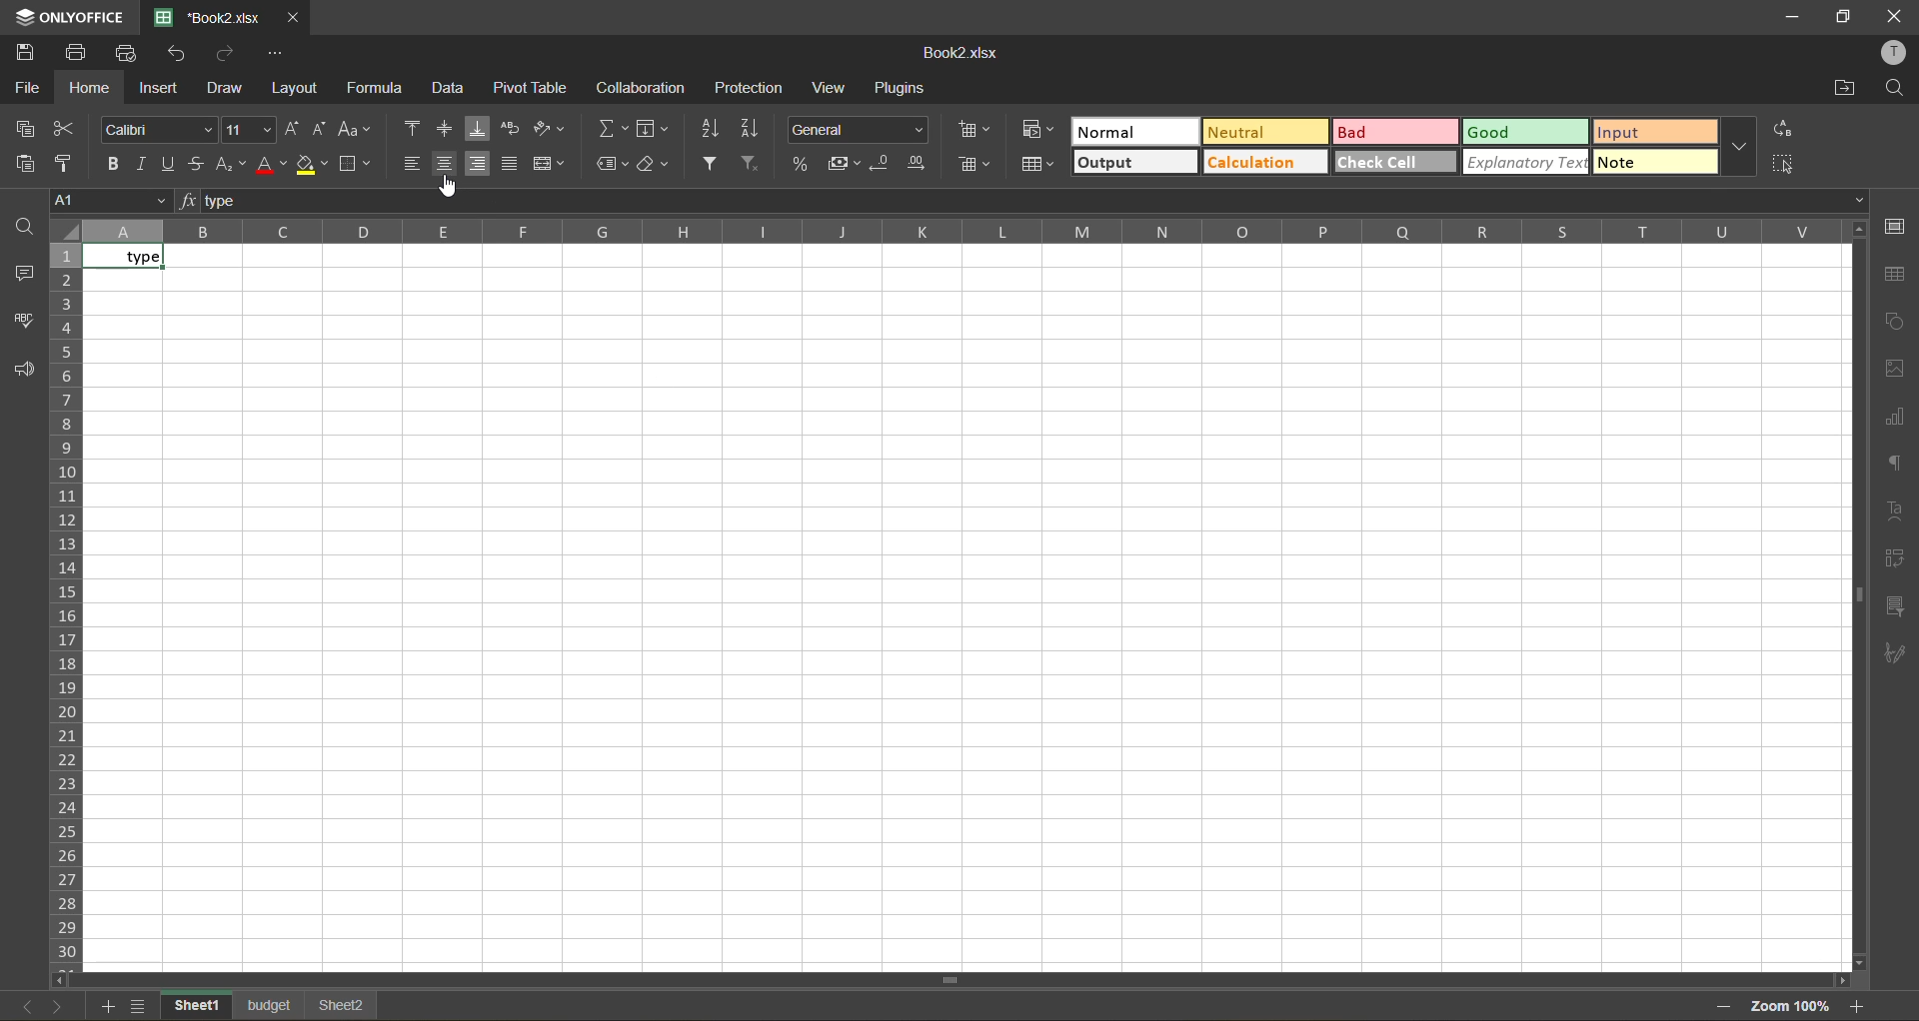 This screenshot has height=1021, width=1919. I want to click on plugins, so click(903, 89).